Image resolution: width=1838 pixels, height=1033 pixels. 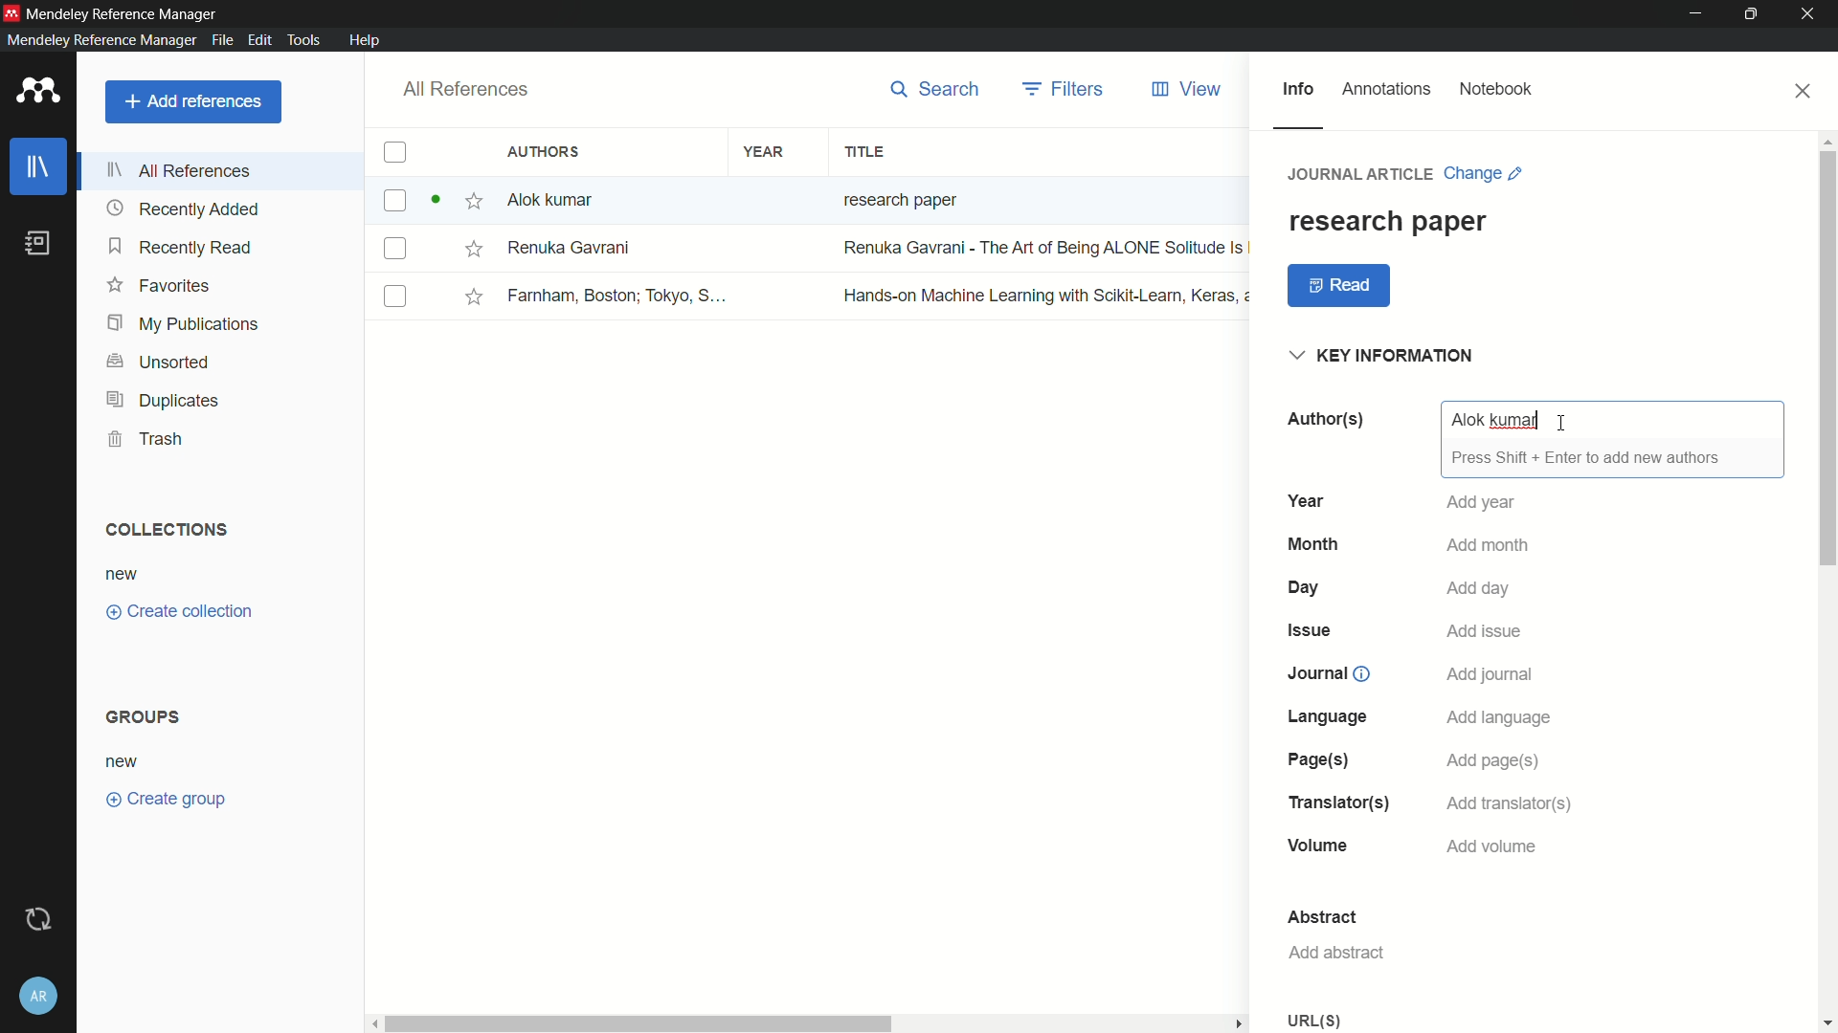 I want to click on alok kumar, so click(x=1495, y=420).